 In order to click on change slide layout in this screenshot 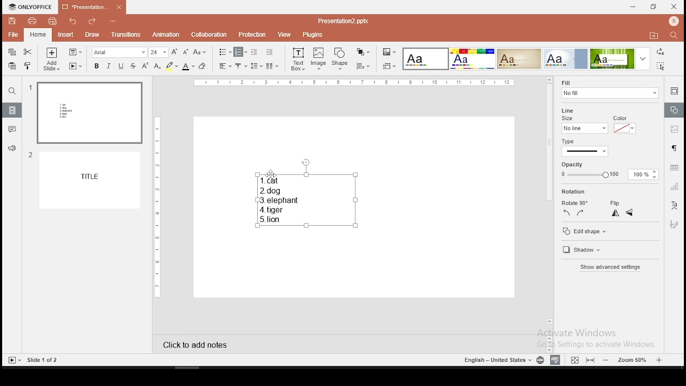, I will do `click(76, 52)`.